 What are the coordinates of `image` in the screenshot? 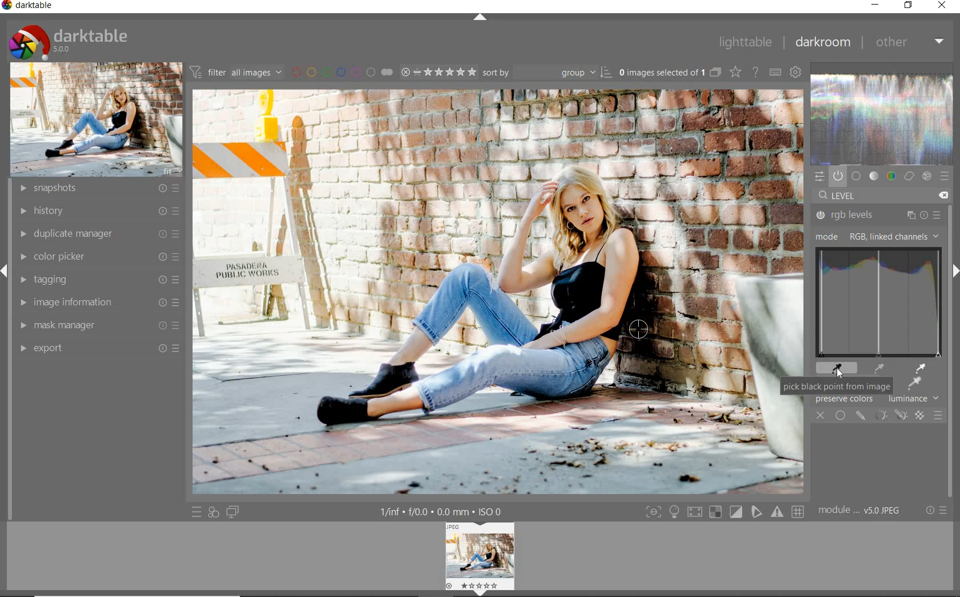 It's located at (97, 120).